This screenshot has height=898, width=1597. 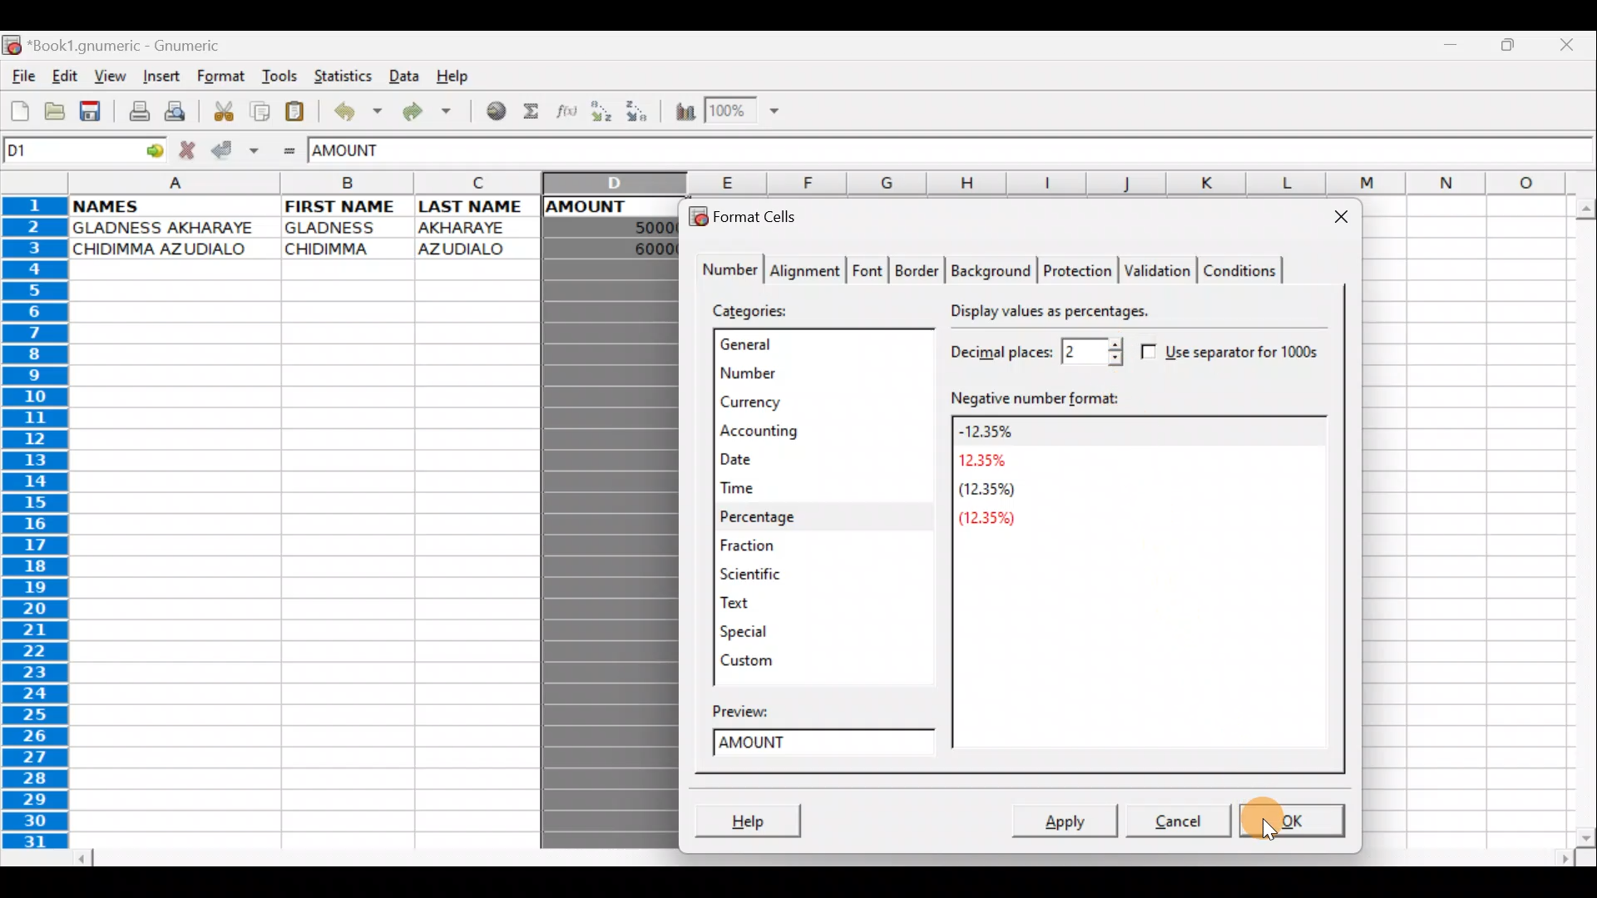 I want to click on (12%), so click(x=993, y=520).